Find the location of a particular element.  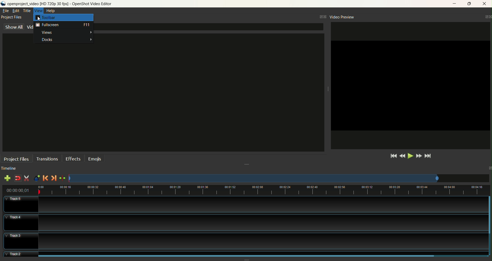

minimize is located at coordinates (453, 4).